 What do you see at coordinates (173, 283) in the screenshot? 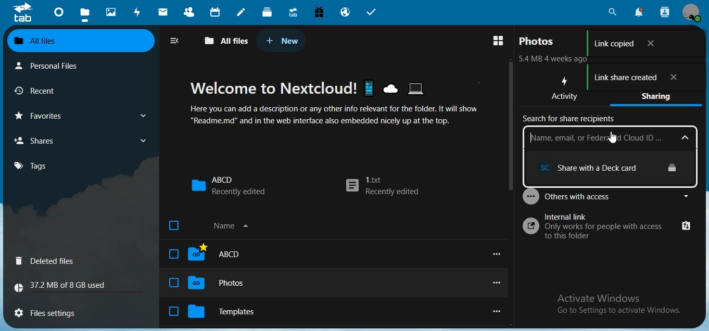
I see `check box` at bounding box center [173, 283].